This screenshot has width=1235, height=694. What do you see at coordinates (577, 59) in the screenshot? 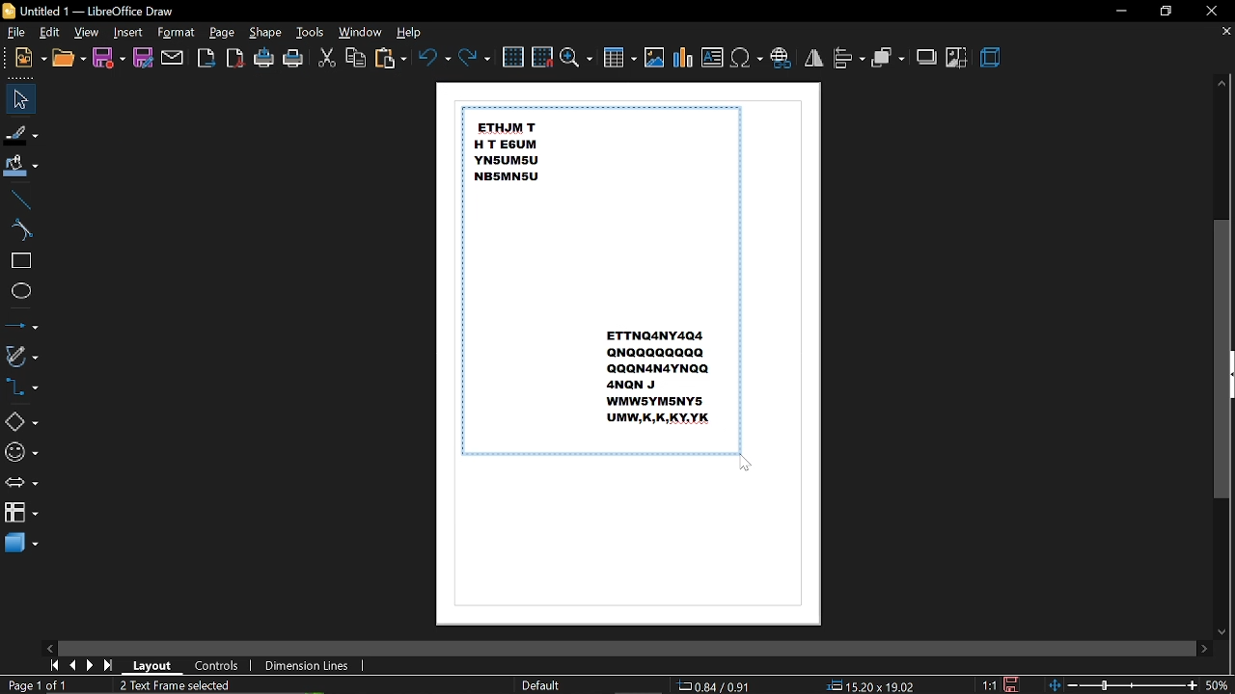
I see `zoom` at bounding box center [577, 59].